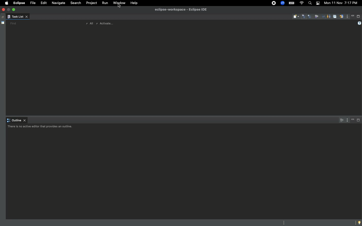 This screenshot has height=226, width=362. Describe the element at coordinates (13, 23) in the screenshot. I see `Find` at that location.